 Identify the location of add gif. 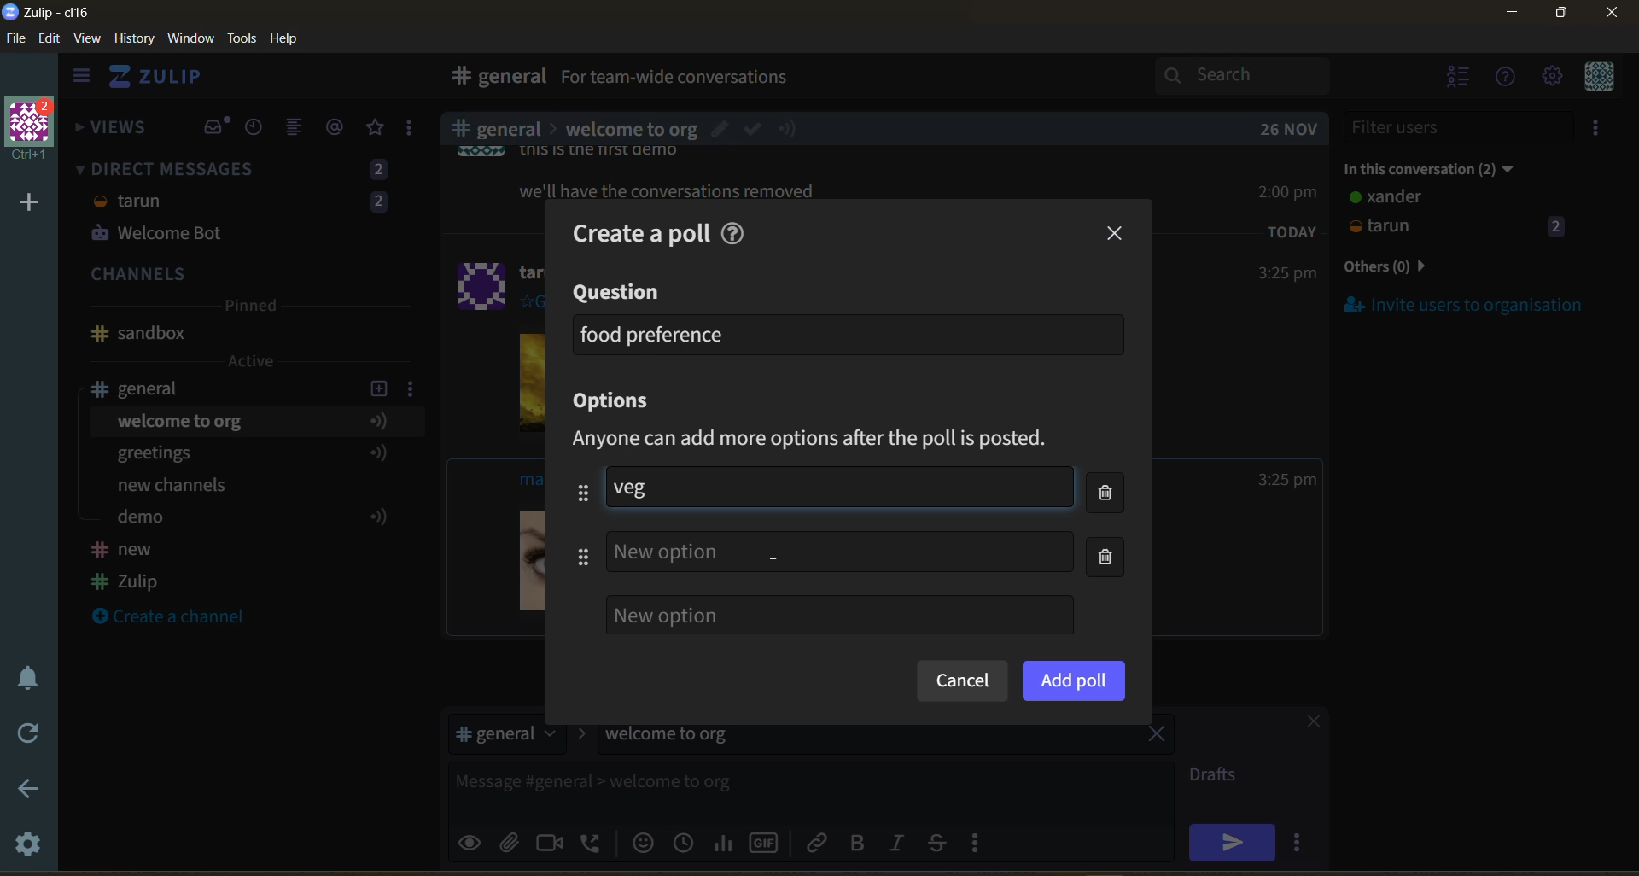
(767, 841).